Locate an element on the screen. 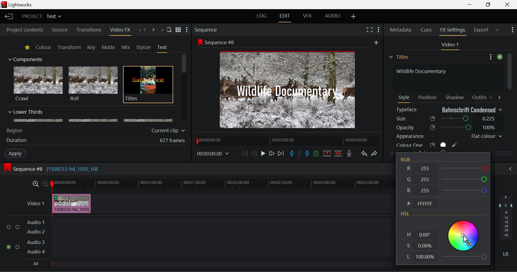  logo is located at coordinates (5, 5).